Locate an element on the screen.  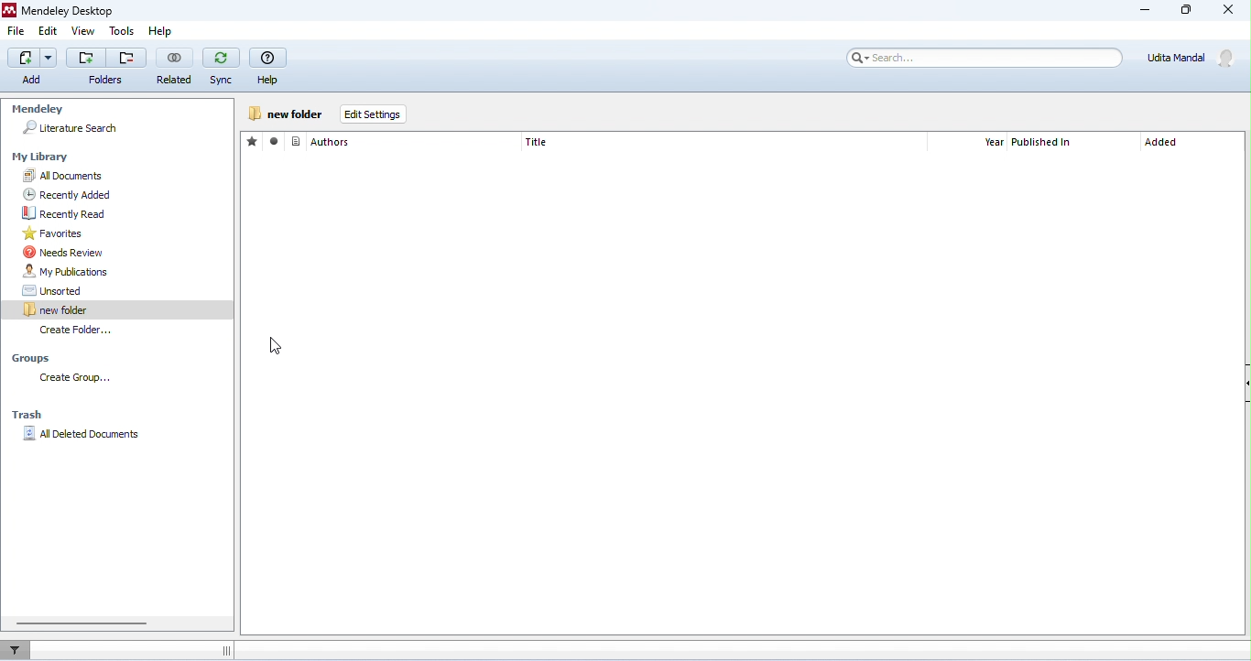
recently added is located at coordinates (123, 195).